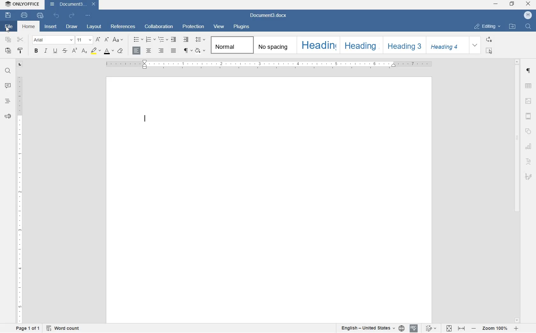  Describe the element at coordinates (28, 27) in the screenshot. I see `home` at that location.